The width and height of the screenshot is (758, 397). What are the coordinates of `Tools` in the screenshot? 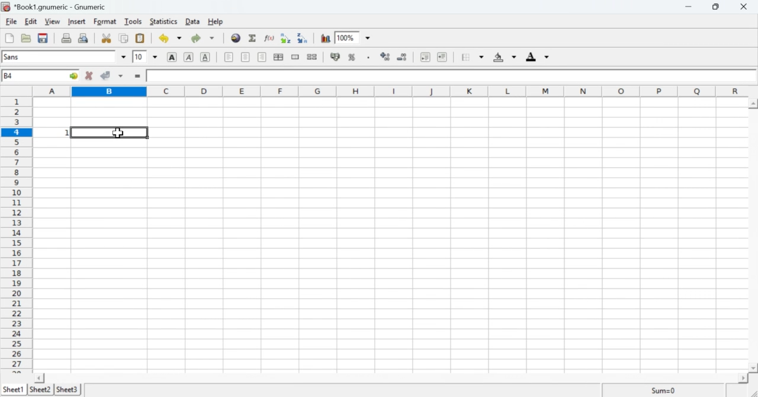 It's located at (134, 21).